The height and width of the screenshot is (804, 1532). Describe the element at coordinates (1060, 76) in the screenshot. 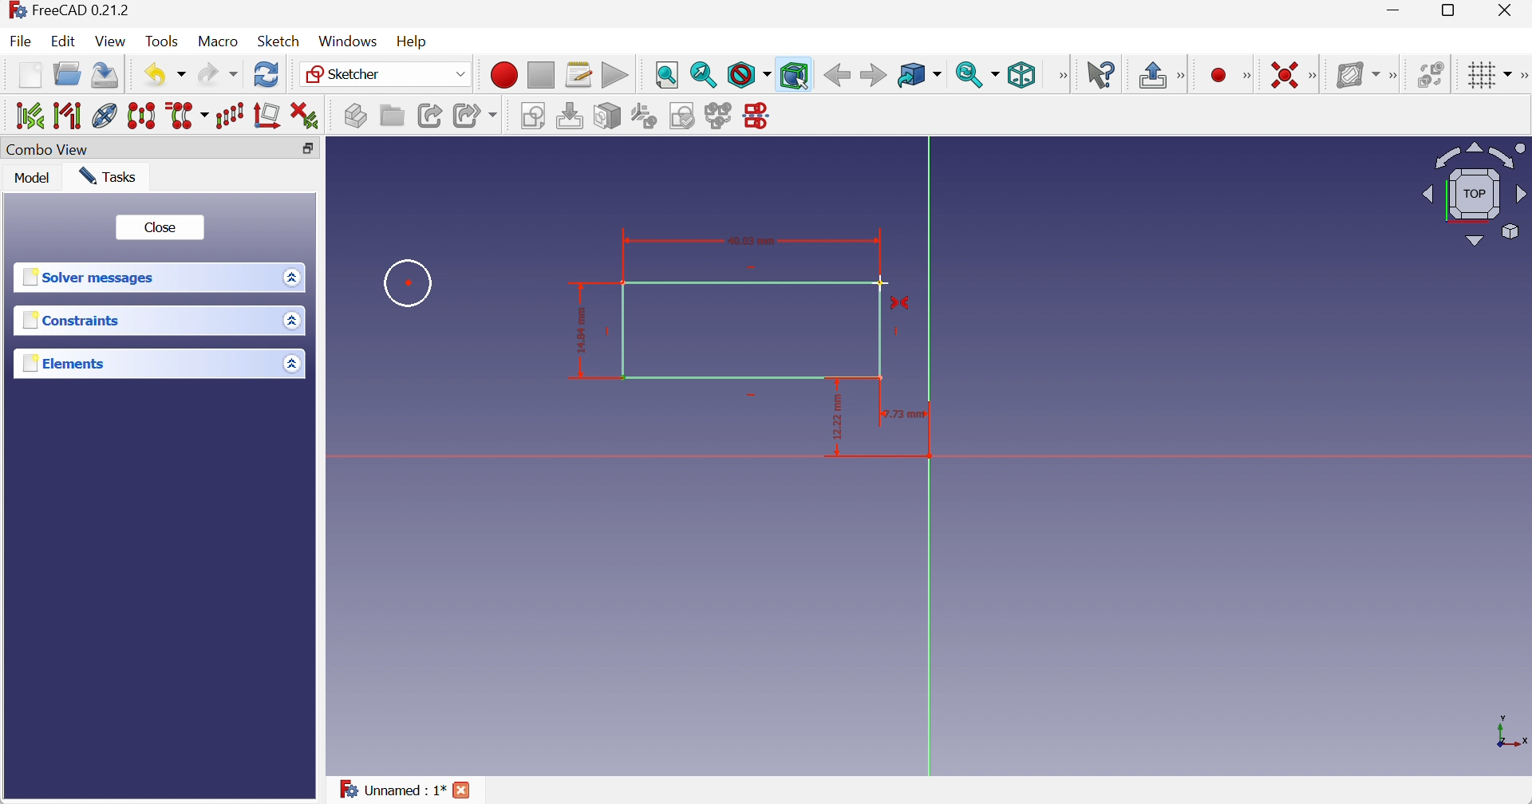

I see `[View]` at that location.